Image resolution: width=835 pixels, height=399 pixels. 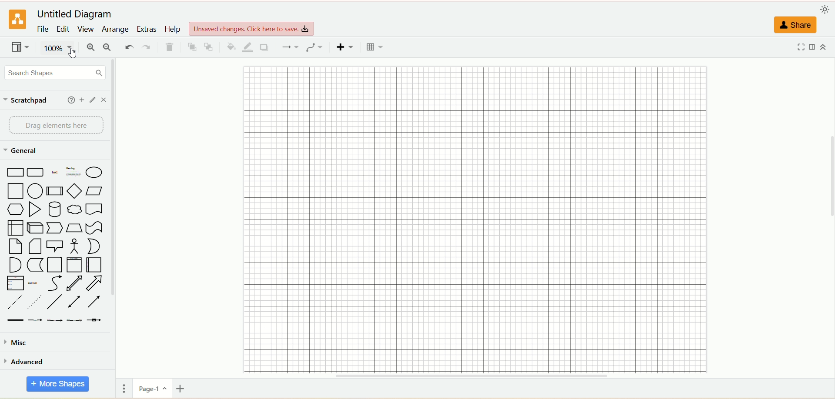 What do you see at coordinates (147, 46) in the screenshot?
I see `redo` at bounding box center [147, 46].